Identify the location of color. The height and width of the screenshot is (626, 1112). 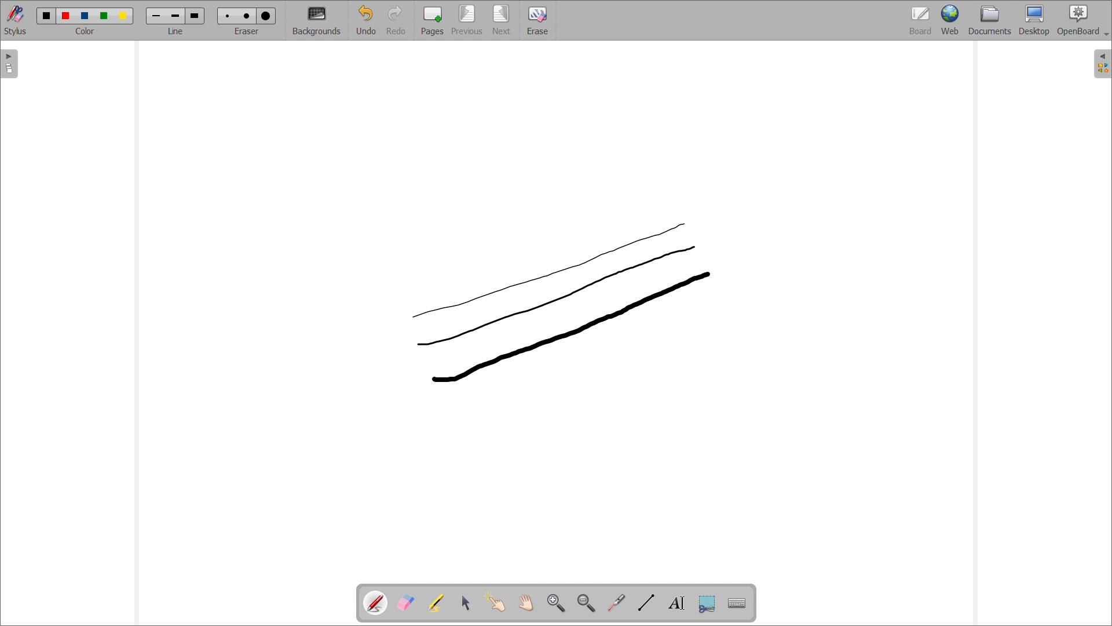
(123, 16).